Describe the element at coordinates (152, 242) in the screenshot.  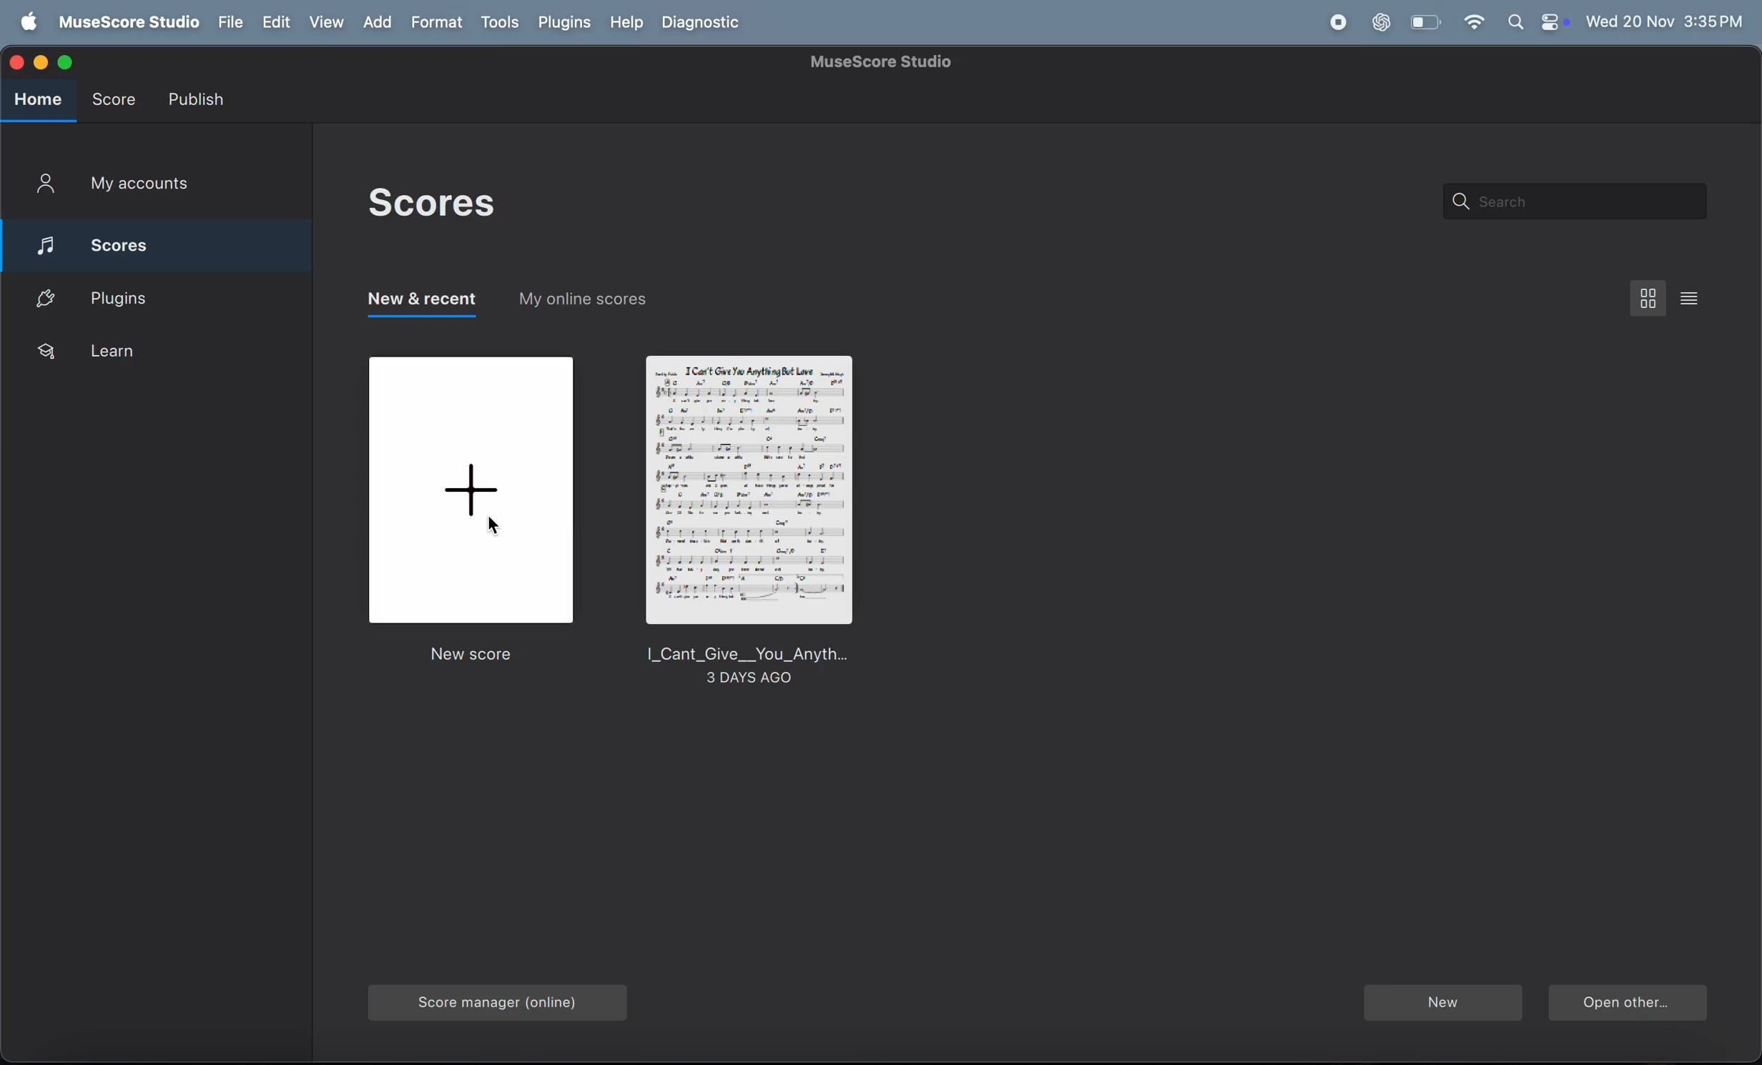
I see `score` at that location.